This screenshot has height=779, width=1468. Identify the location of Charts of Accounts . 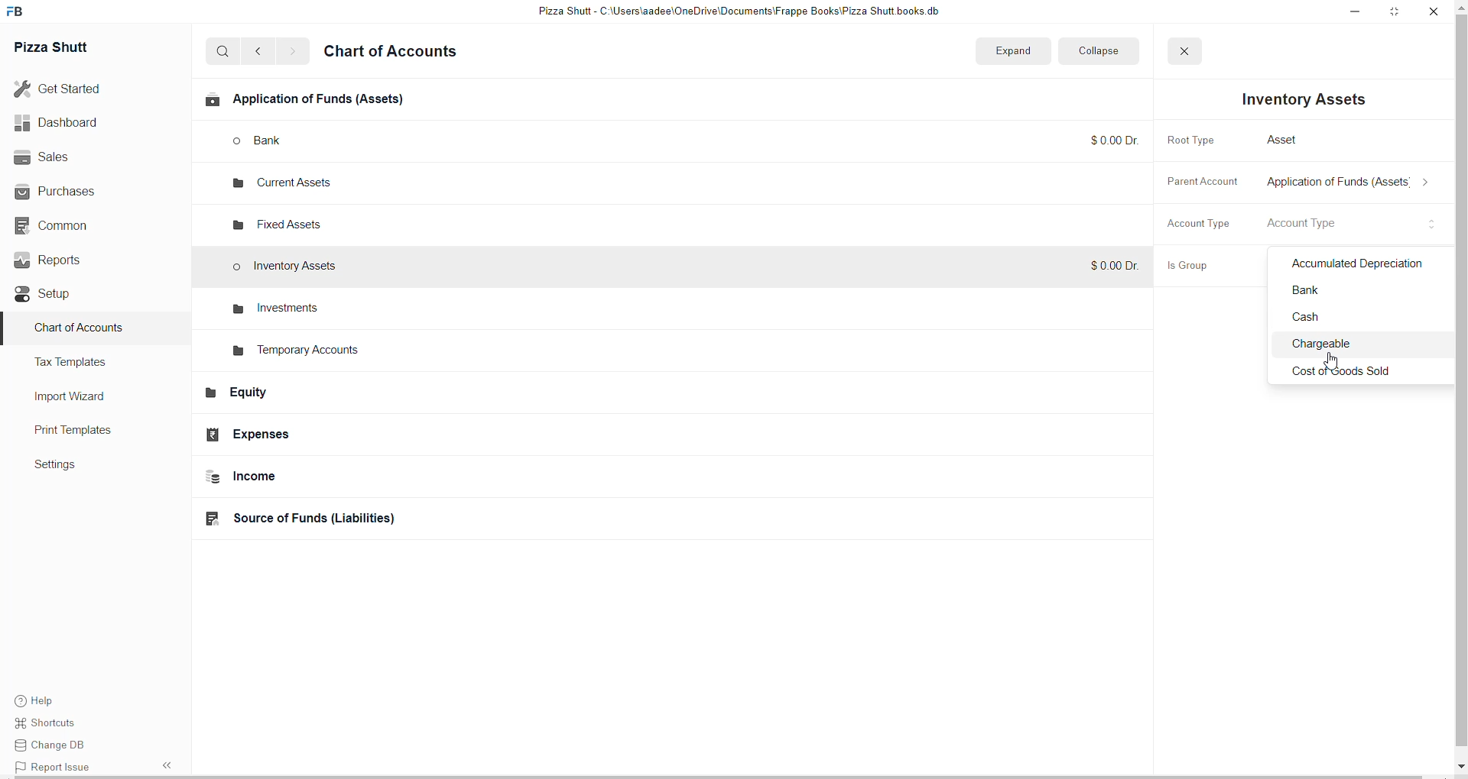
(80, 331).